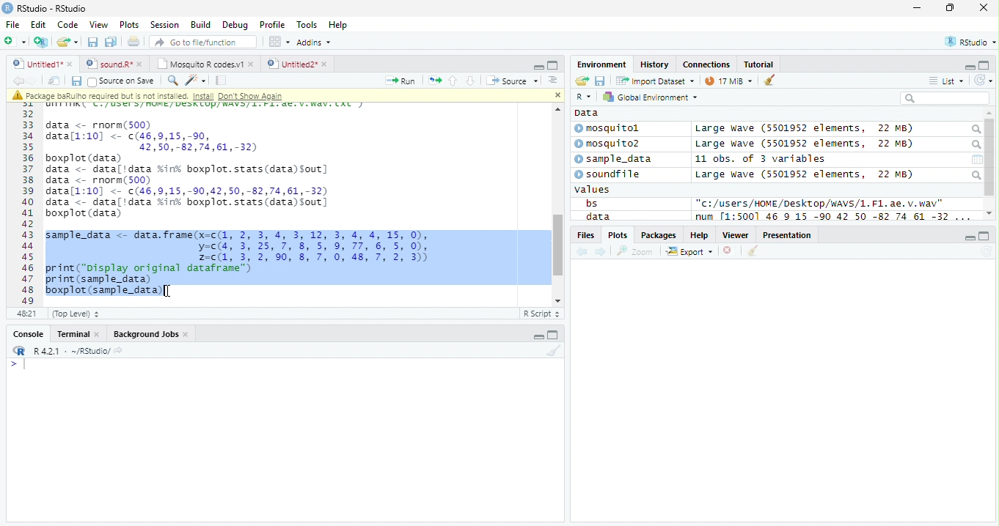 This screenshot has width=999, height=526. Describe the element at coordinates (985, 236) in the screenshot. I see `full screen` at that location.